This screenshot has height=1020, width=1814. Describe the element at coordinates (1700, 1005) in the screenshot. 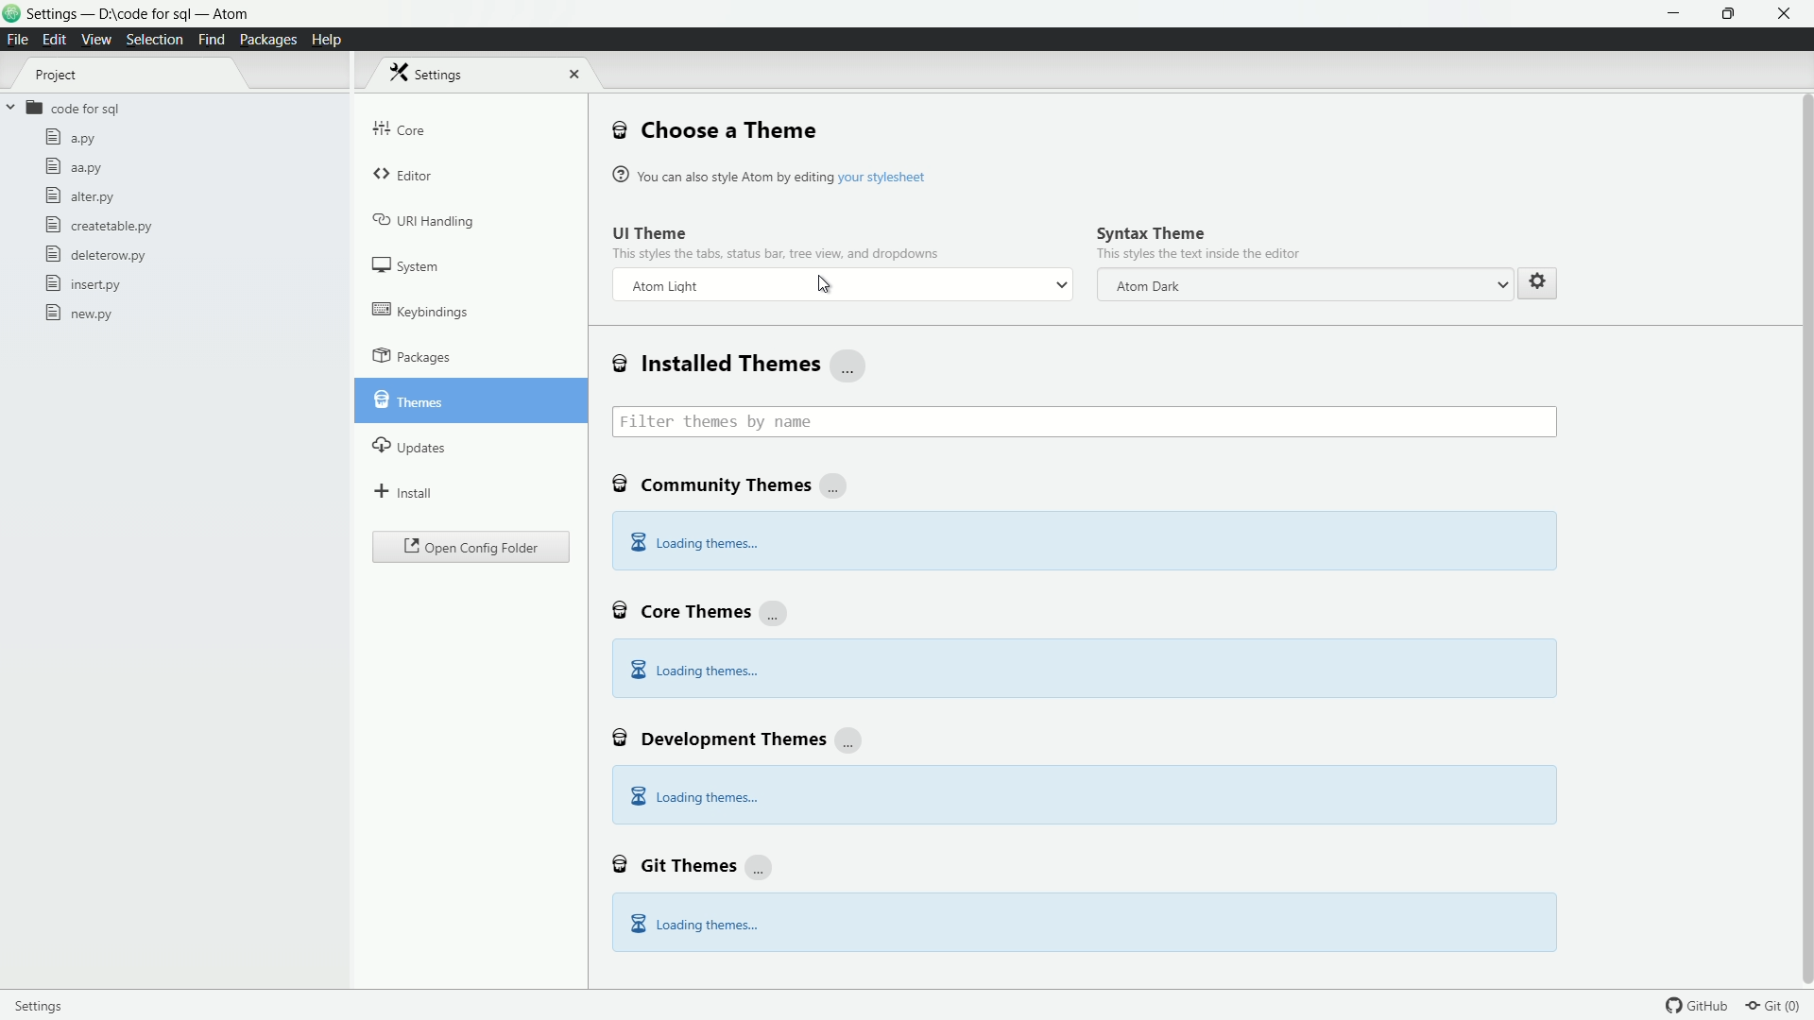

I see `github` at that location.